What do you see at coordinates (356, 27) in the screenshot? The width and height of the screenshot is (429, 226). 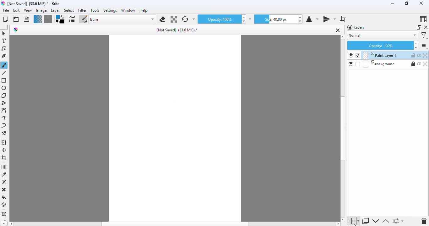 I see `layers` at bounding box center [356, 27].